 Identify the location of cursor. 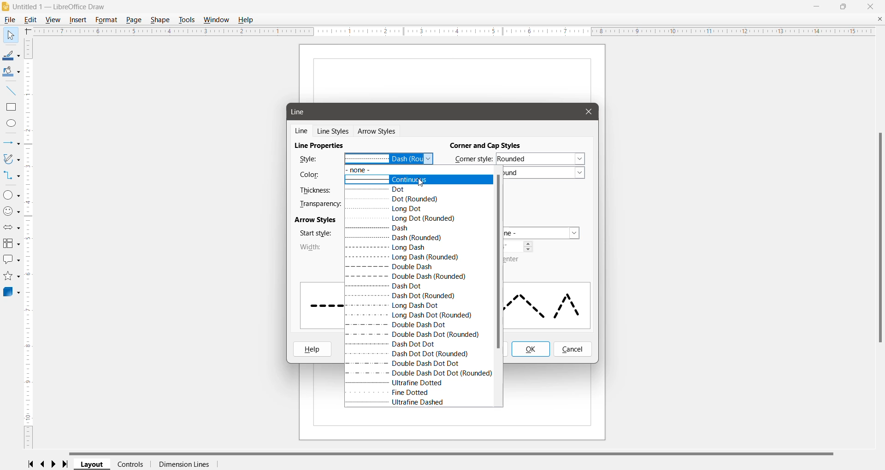
(419, 184).